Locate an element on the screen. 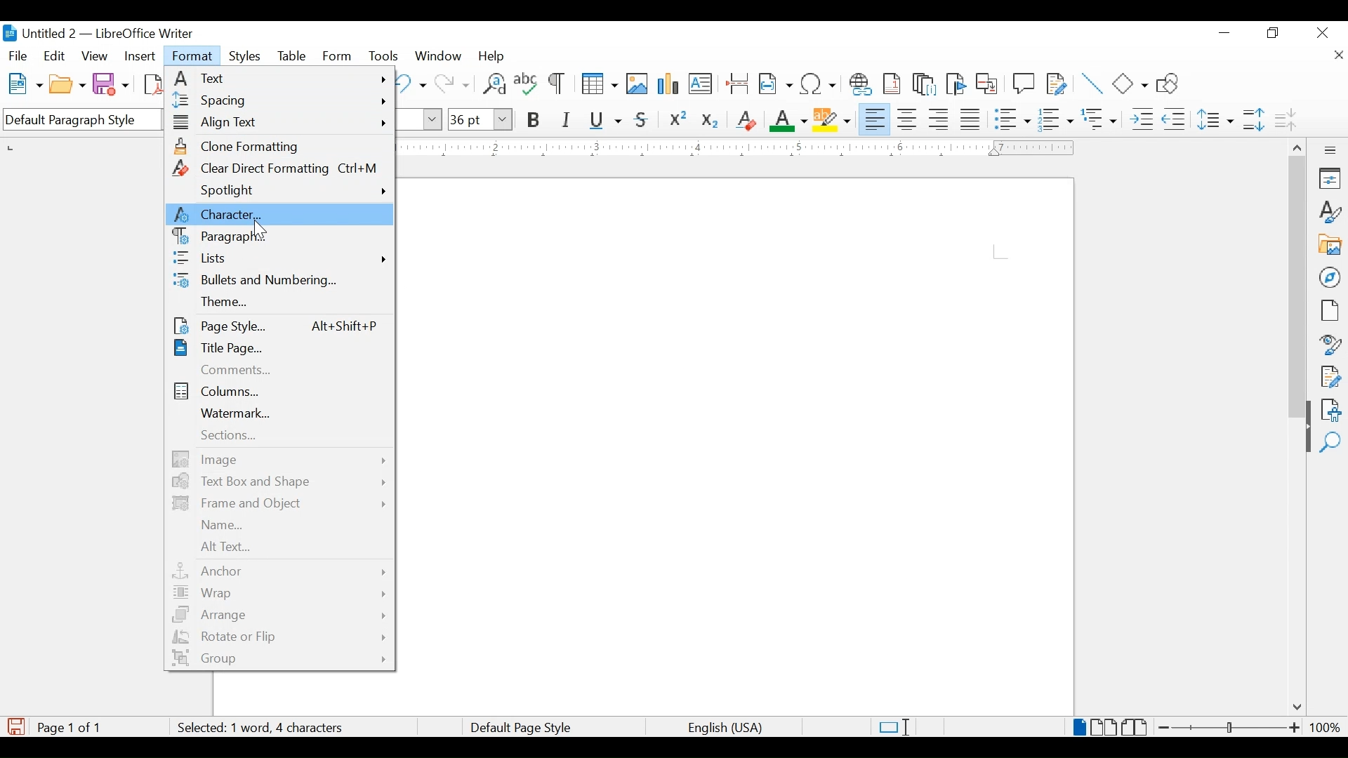 This screenshot has width=1348, height=758. increase indent is located at coordinates (1142, 119).